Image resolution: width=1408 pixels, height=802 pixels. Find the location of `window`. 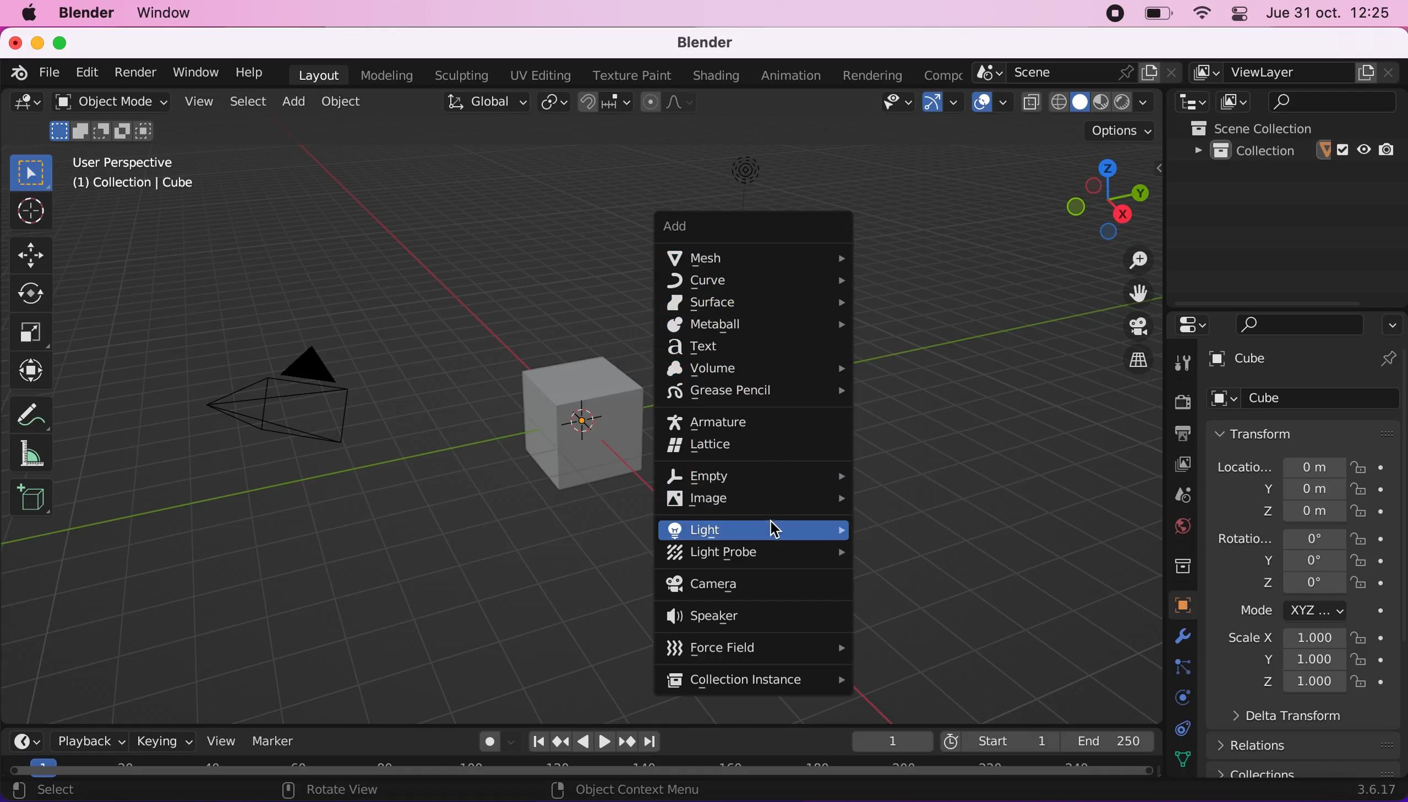

window is located at coordinates (191, 72).